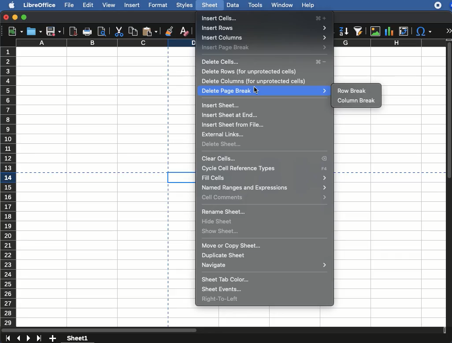 The width and height of the screenshot is (452, 343). I want to click on last sheet, so click(40, 338).